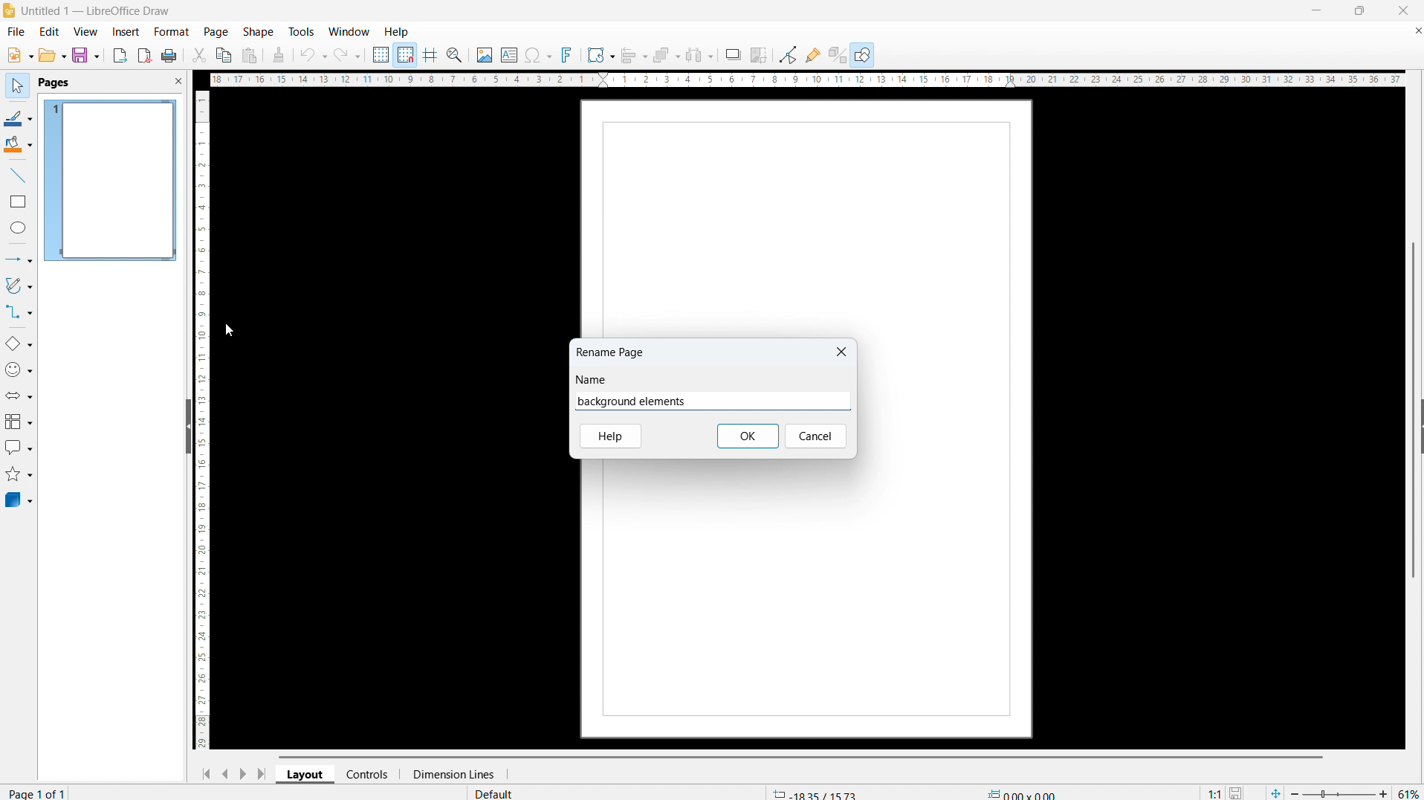 The width and height of the screenshot is (1424, 800). I want to click on Rename page, so click(611, 351).